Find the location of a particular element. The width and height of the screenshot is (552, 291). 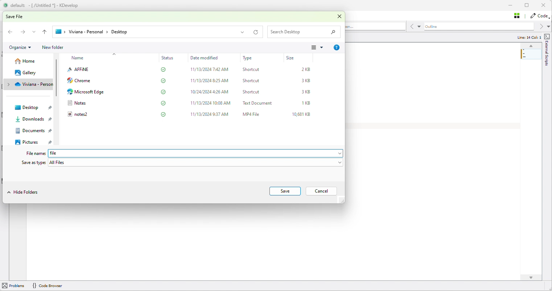

AFFINE is located at coordinates (78, 69).